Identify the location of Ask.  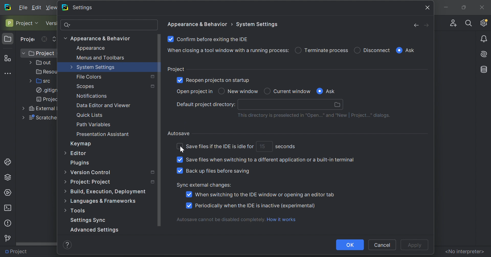
(411, 50).